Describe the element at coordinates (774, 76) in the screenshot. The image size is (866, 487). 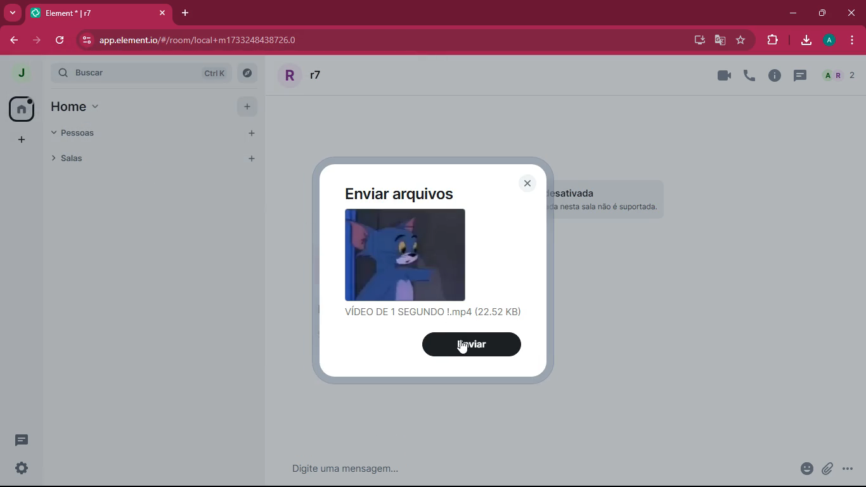
I see `info` at that location.